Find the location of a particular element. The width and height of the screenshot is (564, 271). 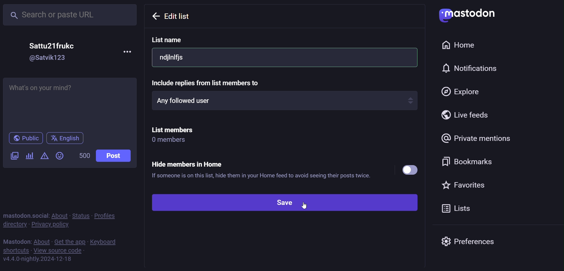

Whats on your mind is located at coordinates (70, 102).